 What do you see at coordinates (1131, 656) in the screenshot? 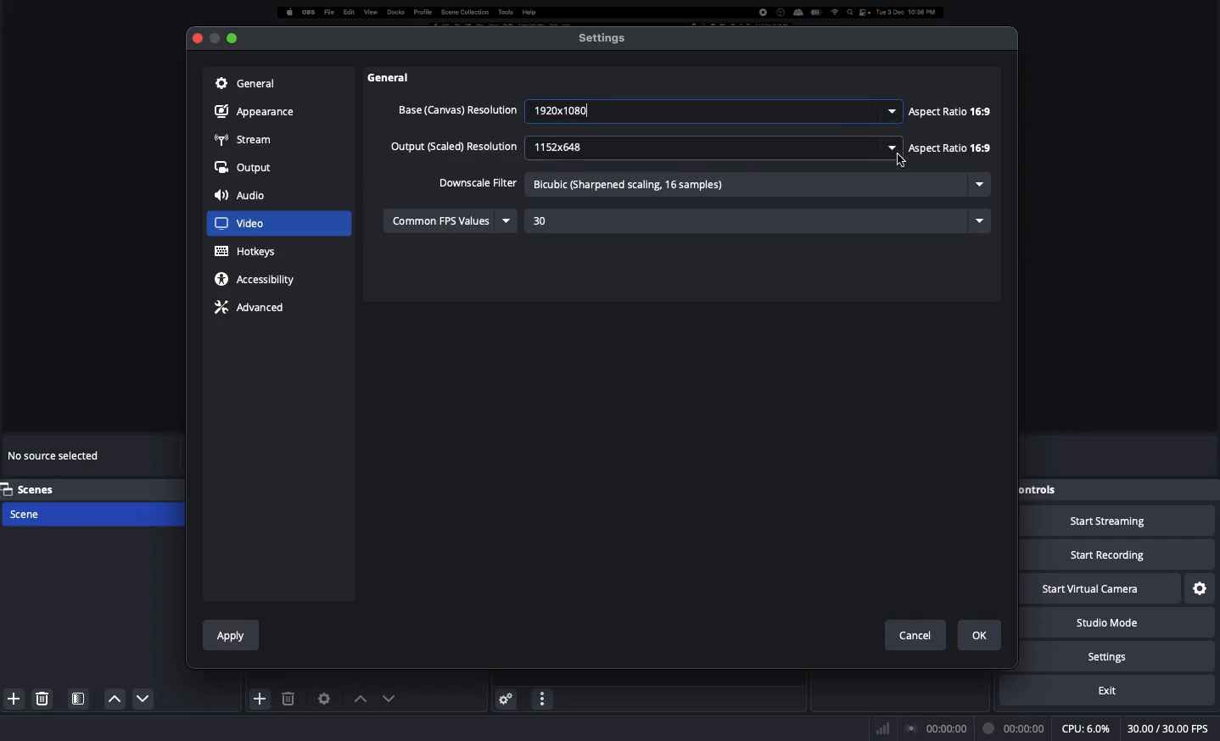
I see `Settings` at bounding box center [1131, 656].